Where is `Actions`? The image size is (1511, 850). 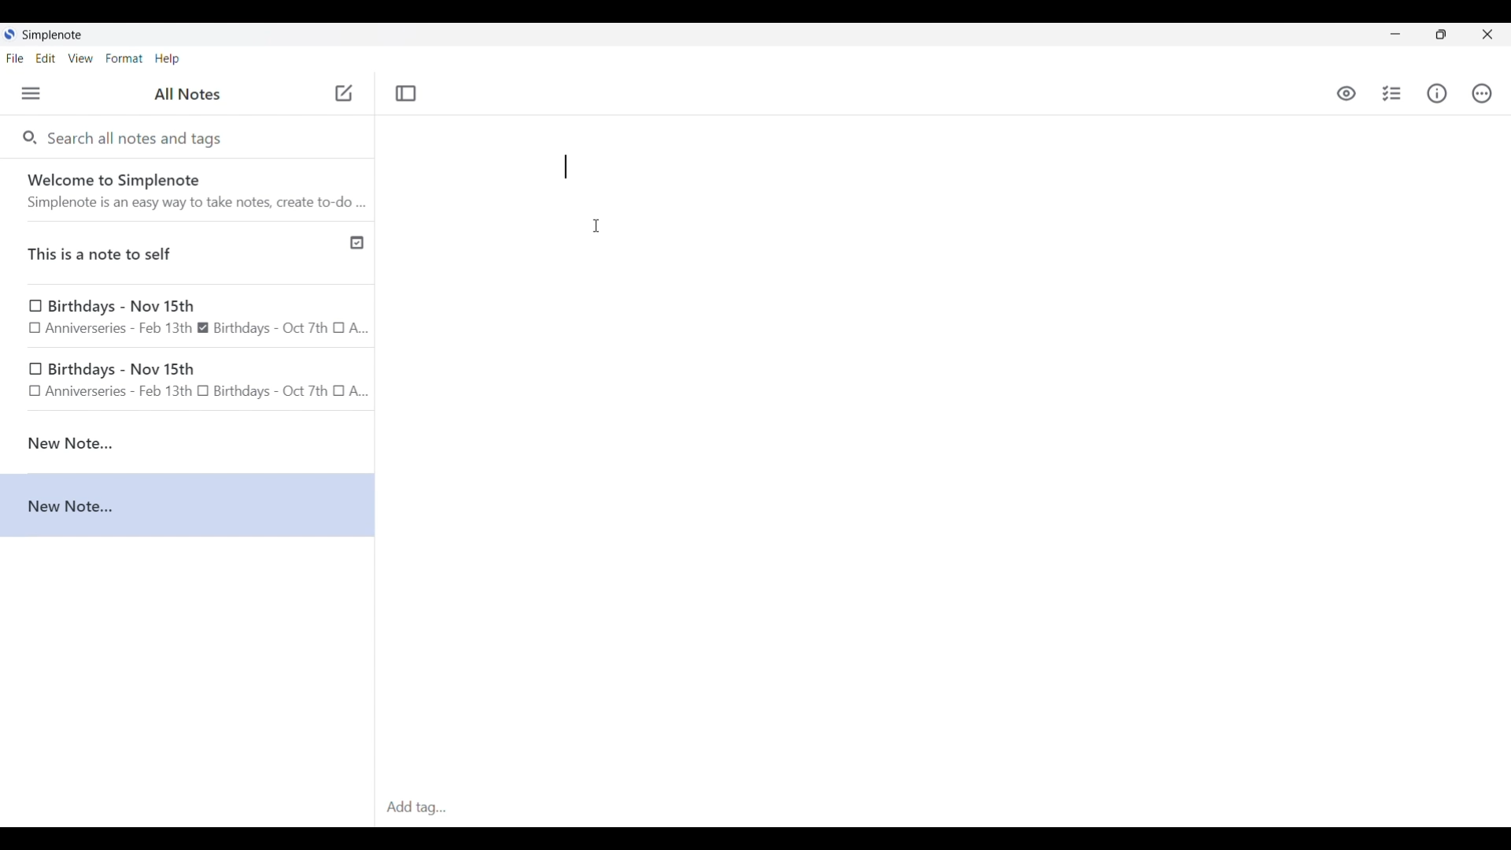
Actions is located at coordinates (1481, 94).